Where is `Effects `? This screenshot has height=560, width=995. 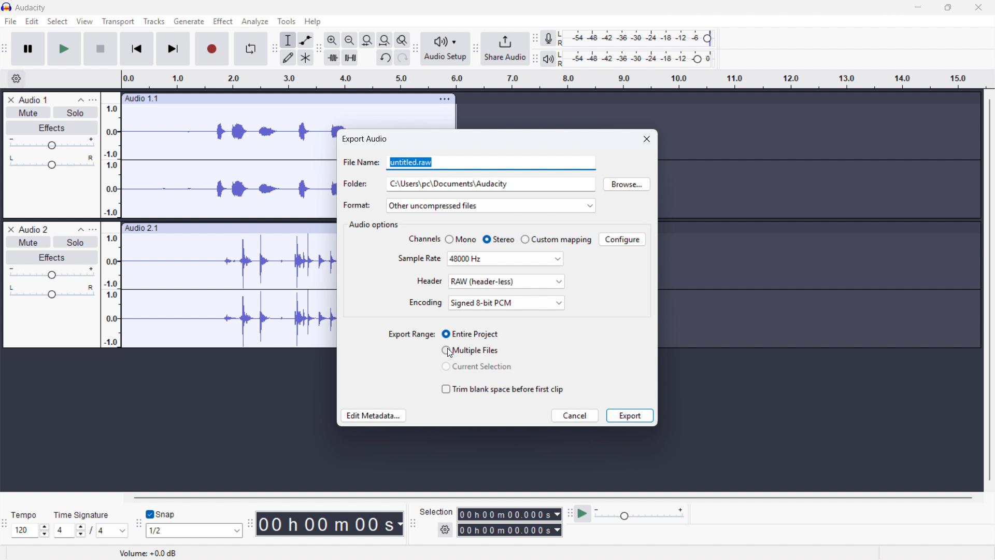 Effects  is located at coordinates (52, 128).